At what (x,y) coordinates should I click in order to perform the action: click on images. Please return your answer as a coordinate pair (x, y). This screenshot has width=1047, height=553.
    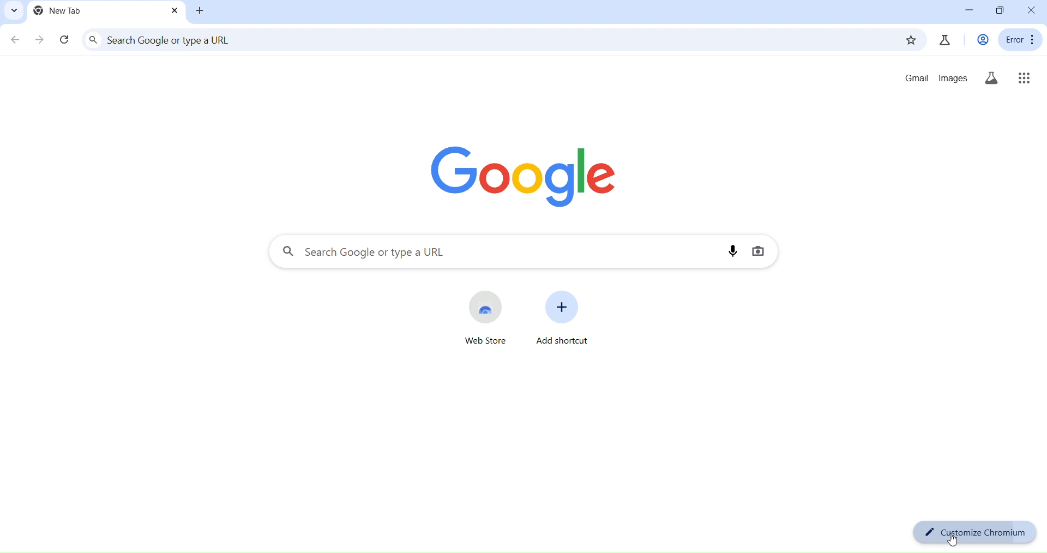
    Looking at the image, I should click on (952, 78).